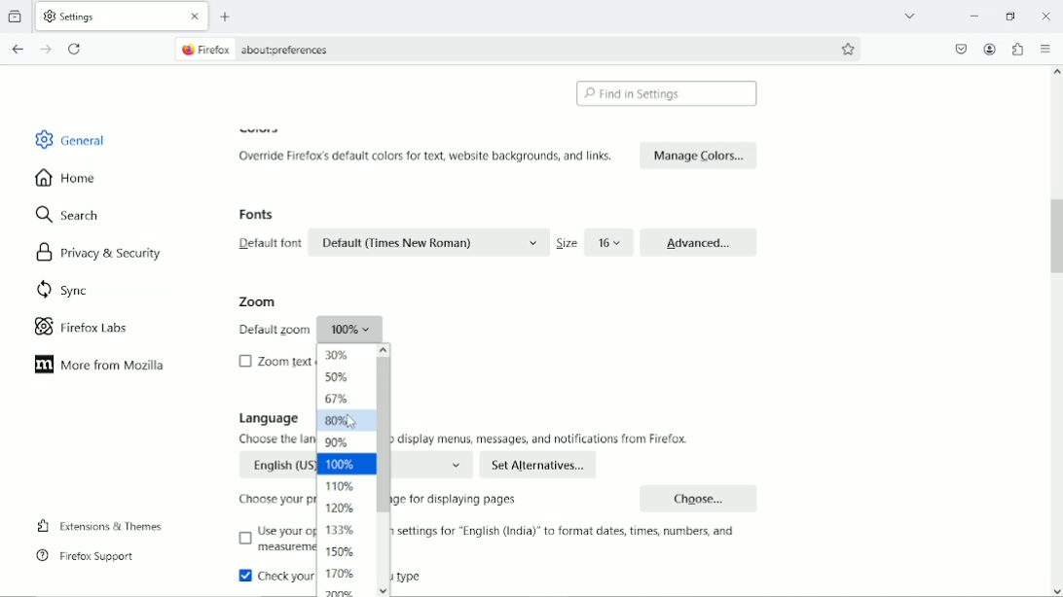 The height and width of the screenshot is (597, 1063). I want to click on Scroll Down, so click(1056, 591).